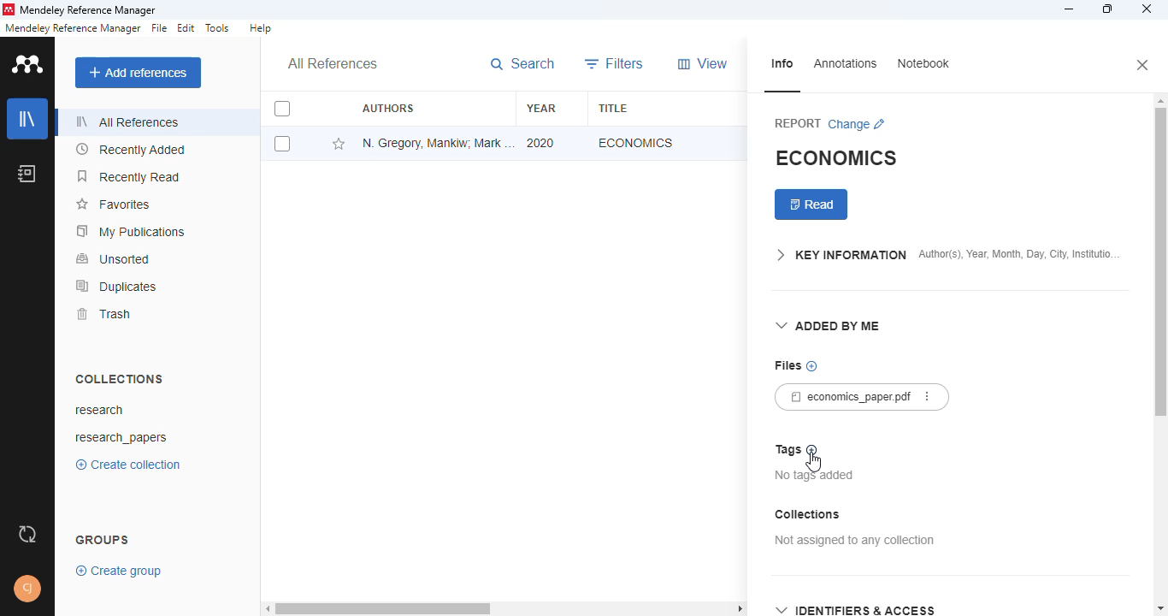 This screenshot has width=1168, height=616. I want to click on vertical scroll bar, so click(1159, 264).